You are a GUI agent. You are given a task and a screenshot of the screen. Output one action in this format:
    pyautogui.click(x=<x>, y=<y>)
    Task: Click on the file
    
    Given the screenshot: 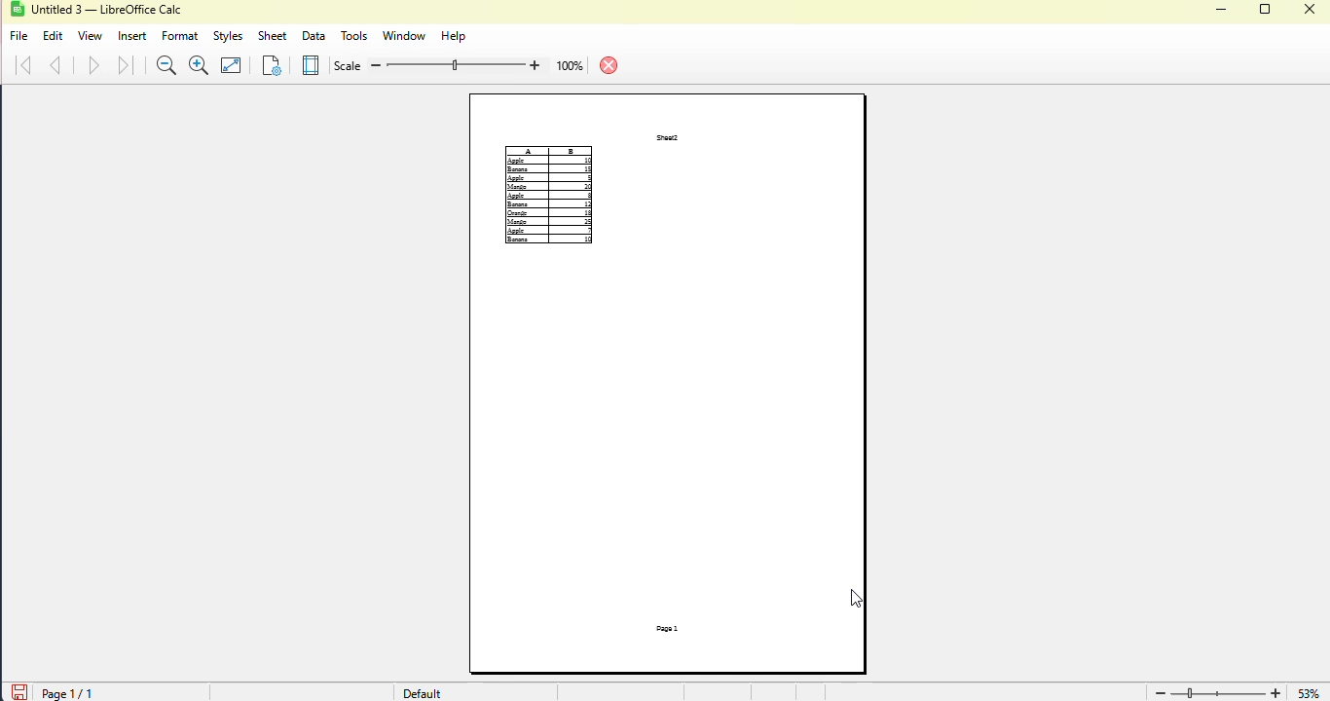 What is the action you would take?
    pyautogui.click(x=19, y=37)
    